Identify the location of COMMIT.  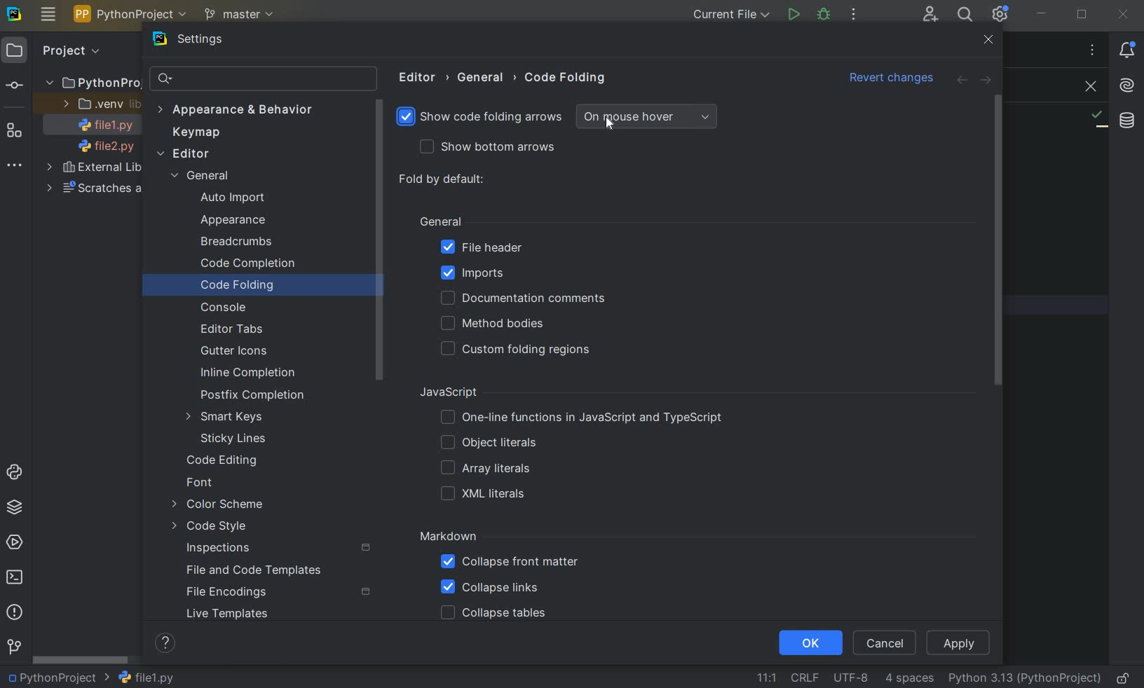
(14, 85).